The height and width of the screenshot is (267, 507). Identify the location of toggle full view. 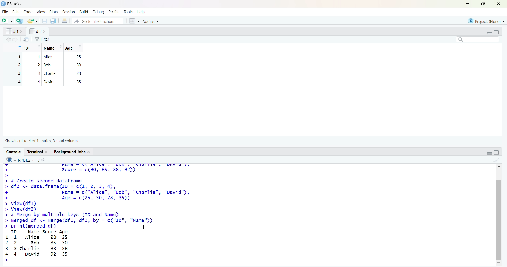
(496, 32).